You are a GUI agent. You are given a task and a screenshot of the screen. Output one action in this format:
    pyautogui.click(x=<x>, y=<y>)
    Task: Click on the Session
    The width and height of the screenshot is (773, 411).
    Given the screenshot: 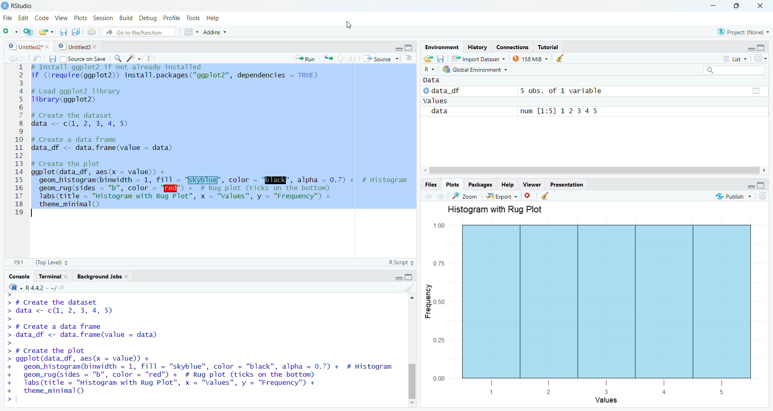 What is the action you would take?
    pyautogui.click(x=102, y=18)
    